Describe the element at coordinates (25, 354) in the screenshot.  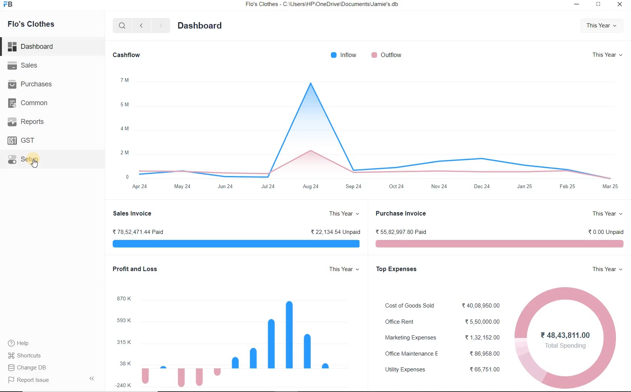
I see `Shortcuts` at that location.